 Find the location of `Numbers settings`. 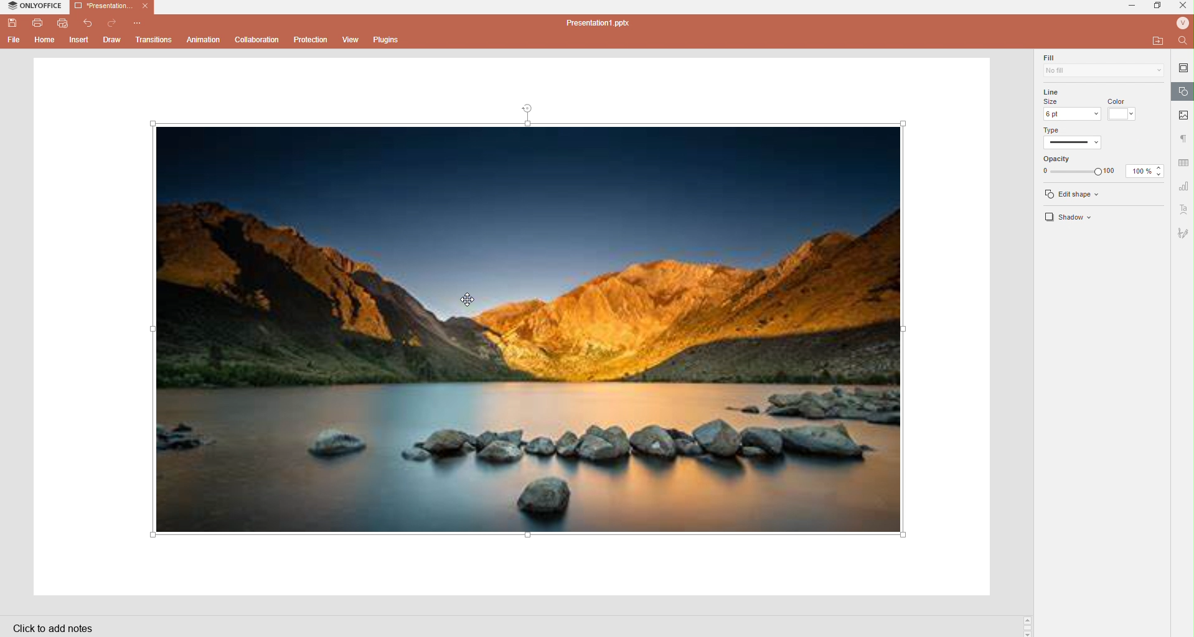

Numbers settings is located at coordinates (1184, 185).